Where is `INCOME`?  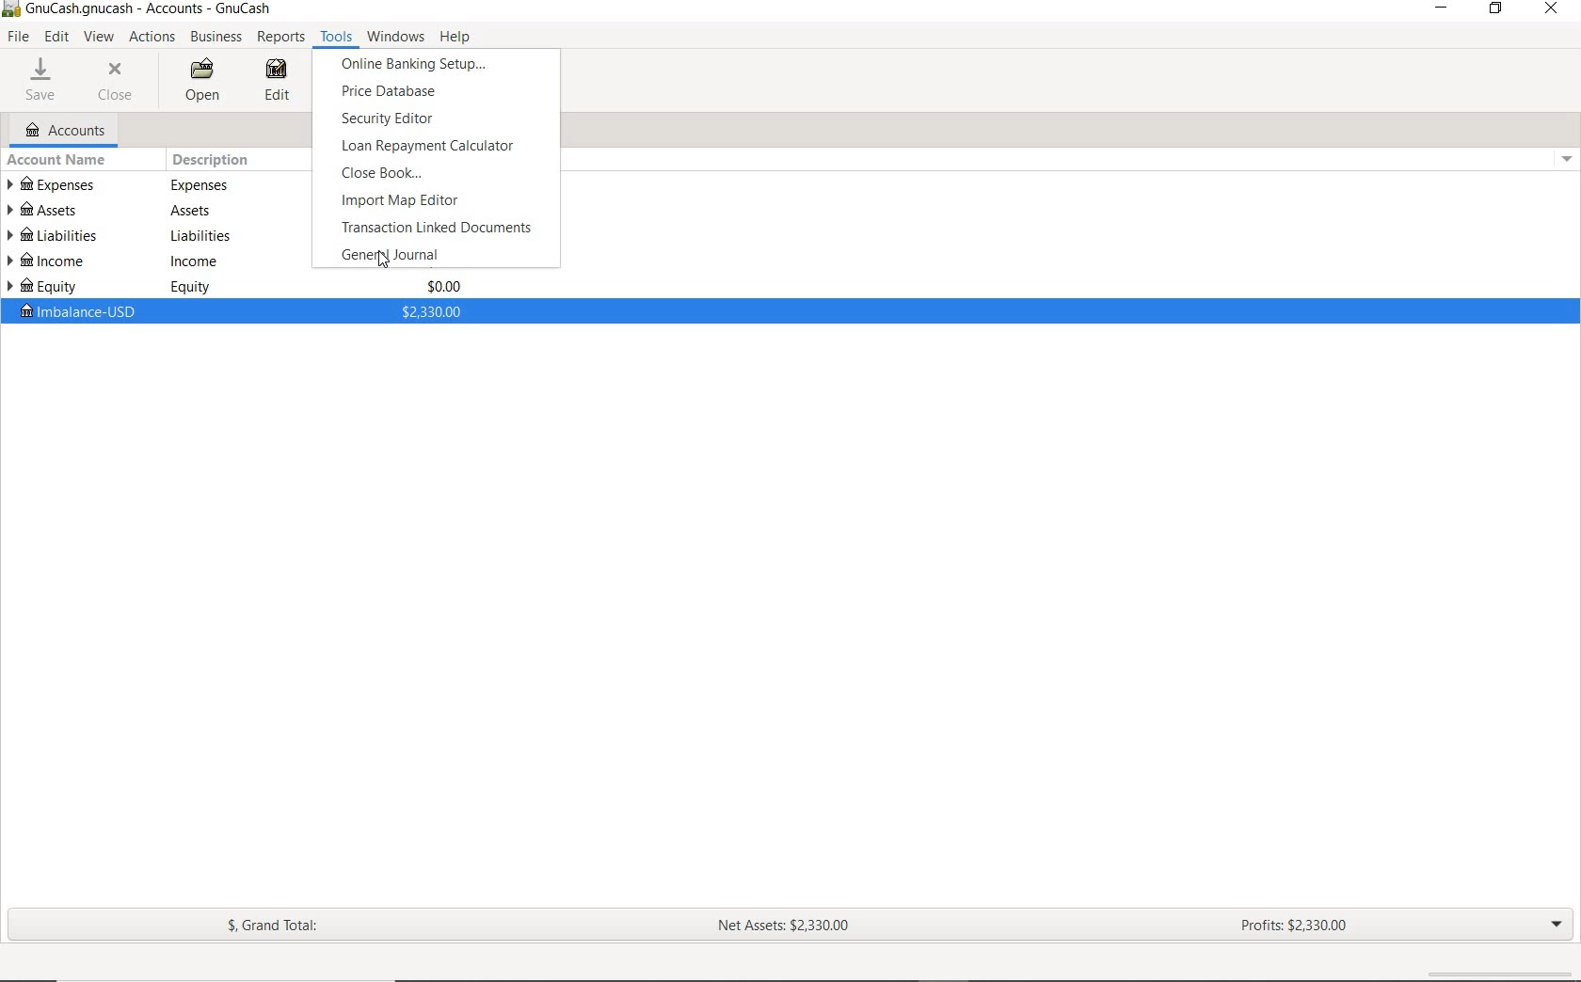 INCOME is located at coordinates (154, 261).